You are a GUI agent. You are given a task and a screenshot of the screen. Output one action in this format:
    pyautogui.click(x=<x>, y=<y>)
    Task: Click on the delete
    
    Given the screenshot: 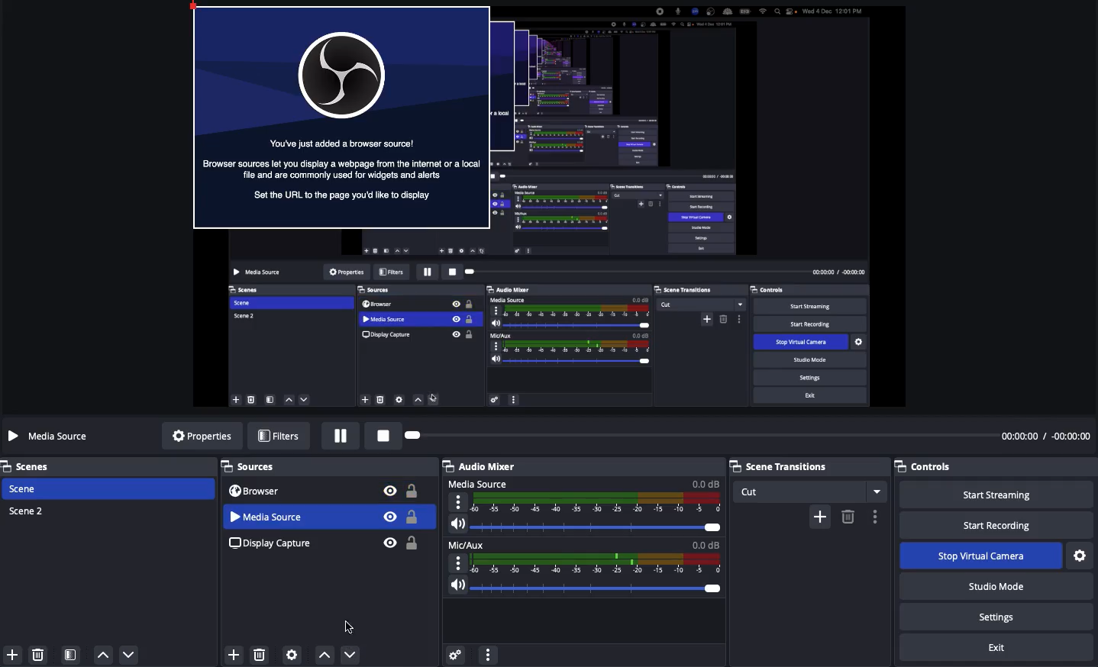 What is the action you would take?
    pyautogui.click(x=39, y=655)
    